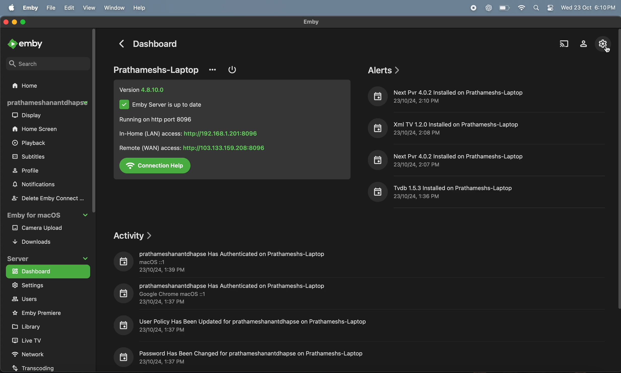 The image size is (621, 373). What do you see at coordinates (33, 143) in the screenshot?
I see `playback` at bounding box center [33, 143].